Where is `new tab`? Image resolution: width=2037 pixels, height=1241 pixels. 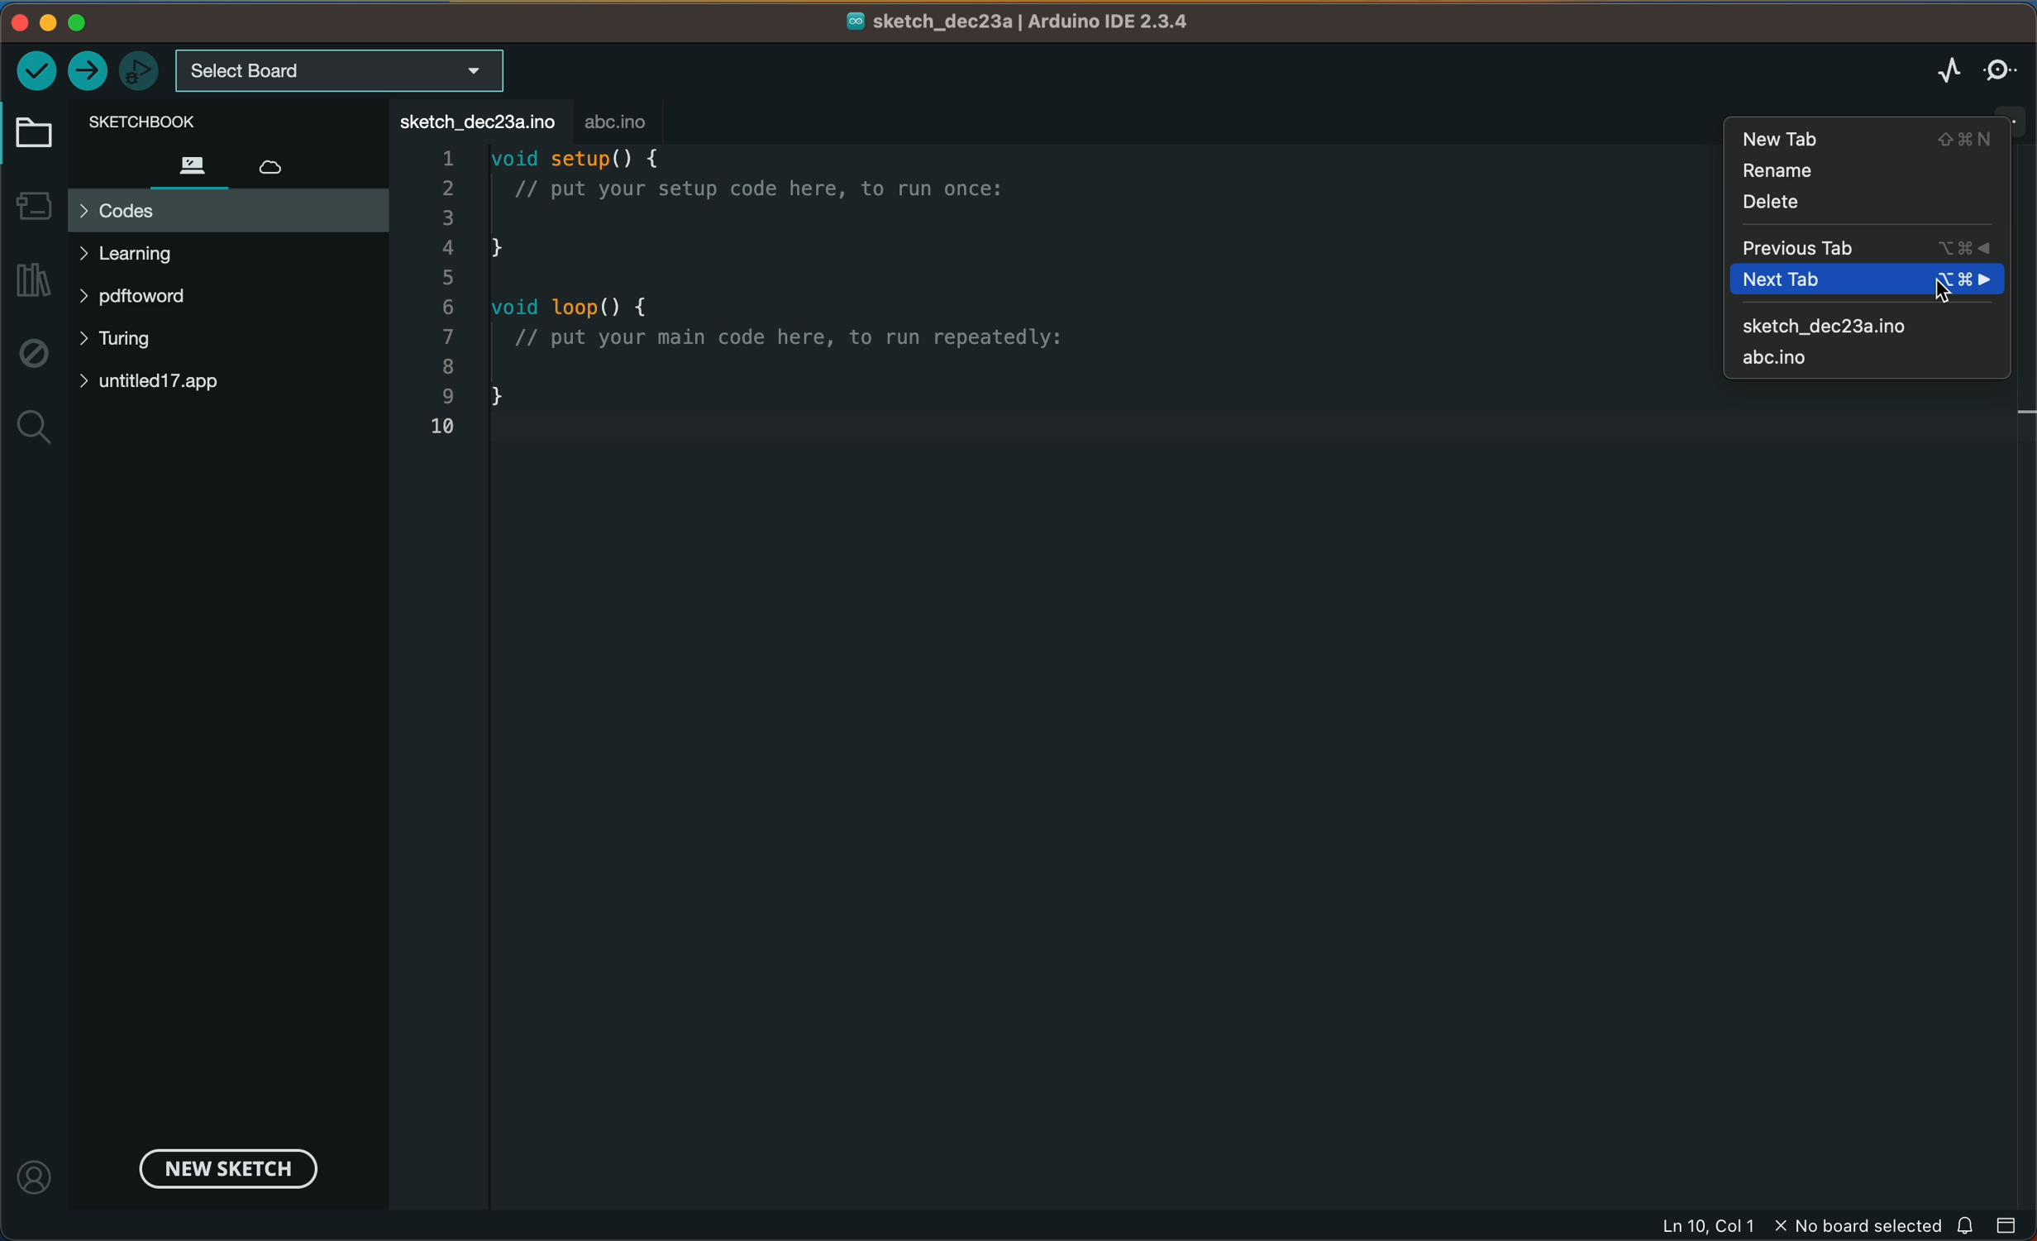
new tab is located at coordinates (1868, 140).